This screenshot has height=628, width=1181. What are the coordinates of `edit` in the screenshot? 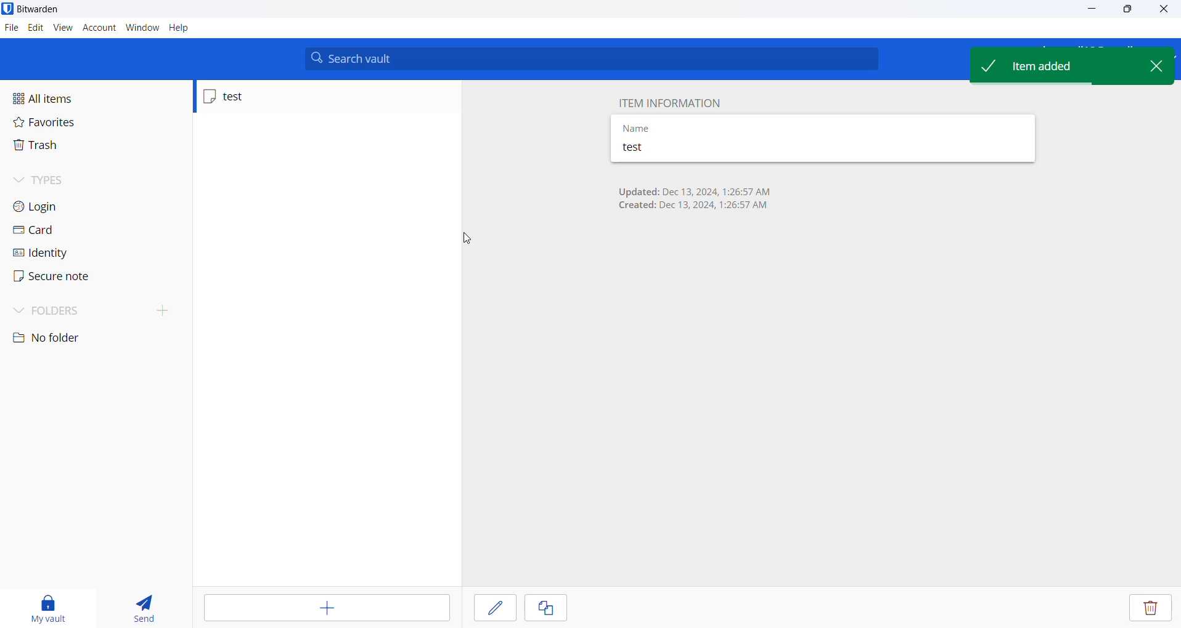 It's located at (492, 607).